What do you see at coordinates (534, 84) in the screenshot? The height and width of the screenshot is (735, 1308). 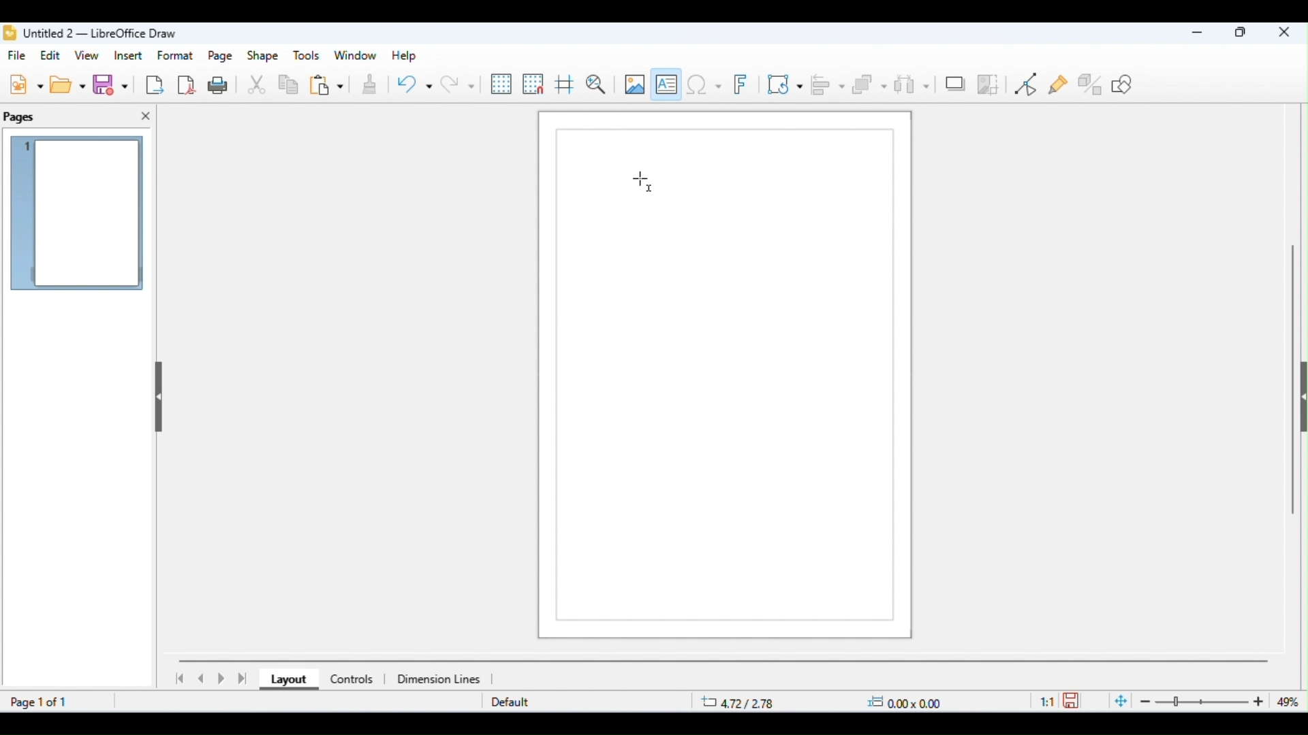 I see `snap to grid` at bounding box center [534, 84].